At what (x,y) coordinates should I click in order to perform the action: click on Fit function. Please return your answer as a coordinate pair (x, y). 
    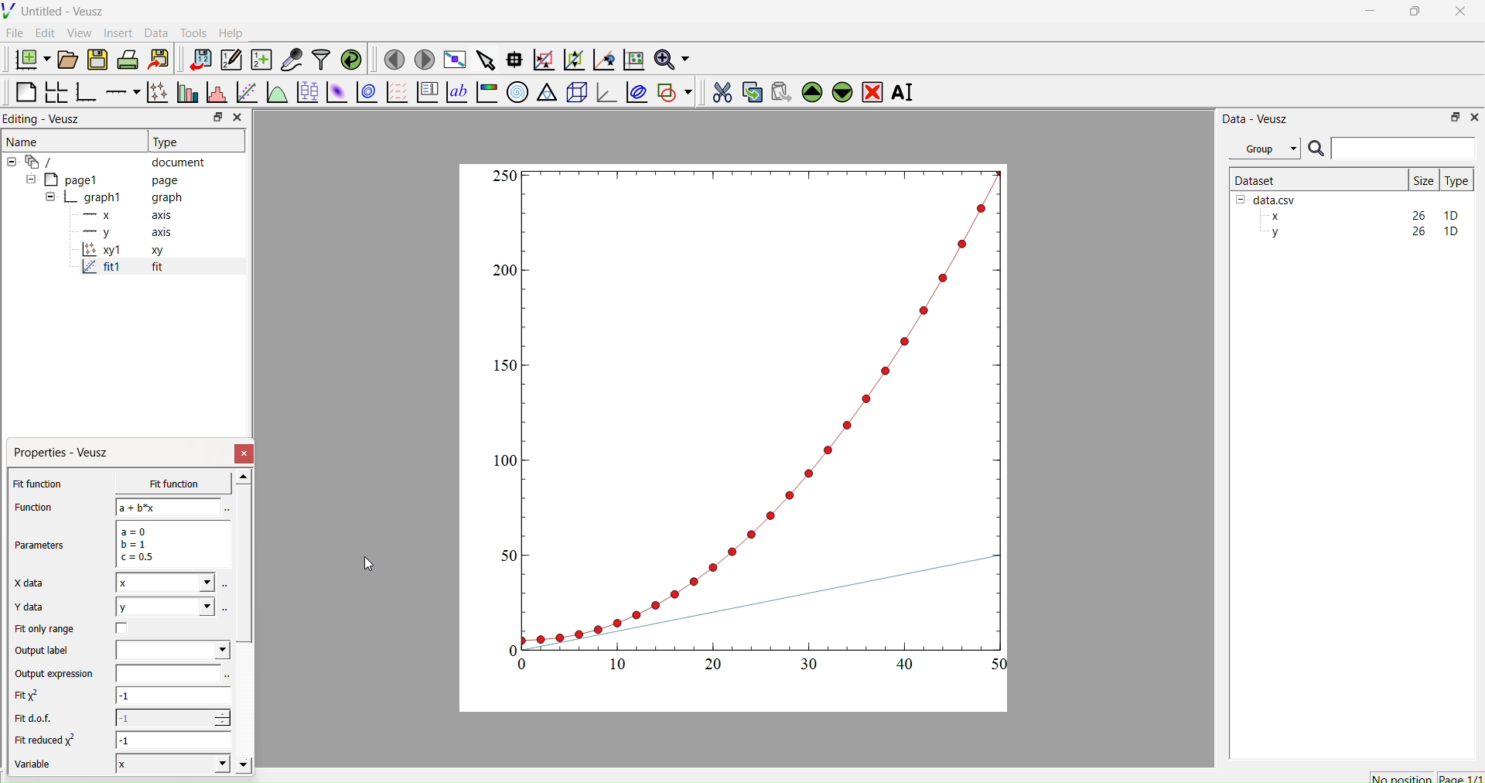
    Looking at the image, I should click on (39, 484).